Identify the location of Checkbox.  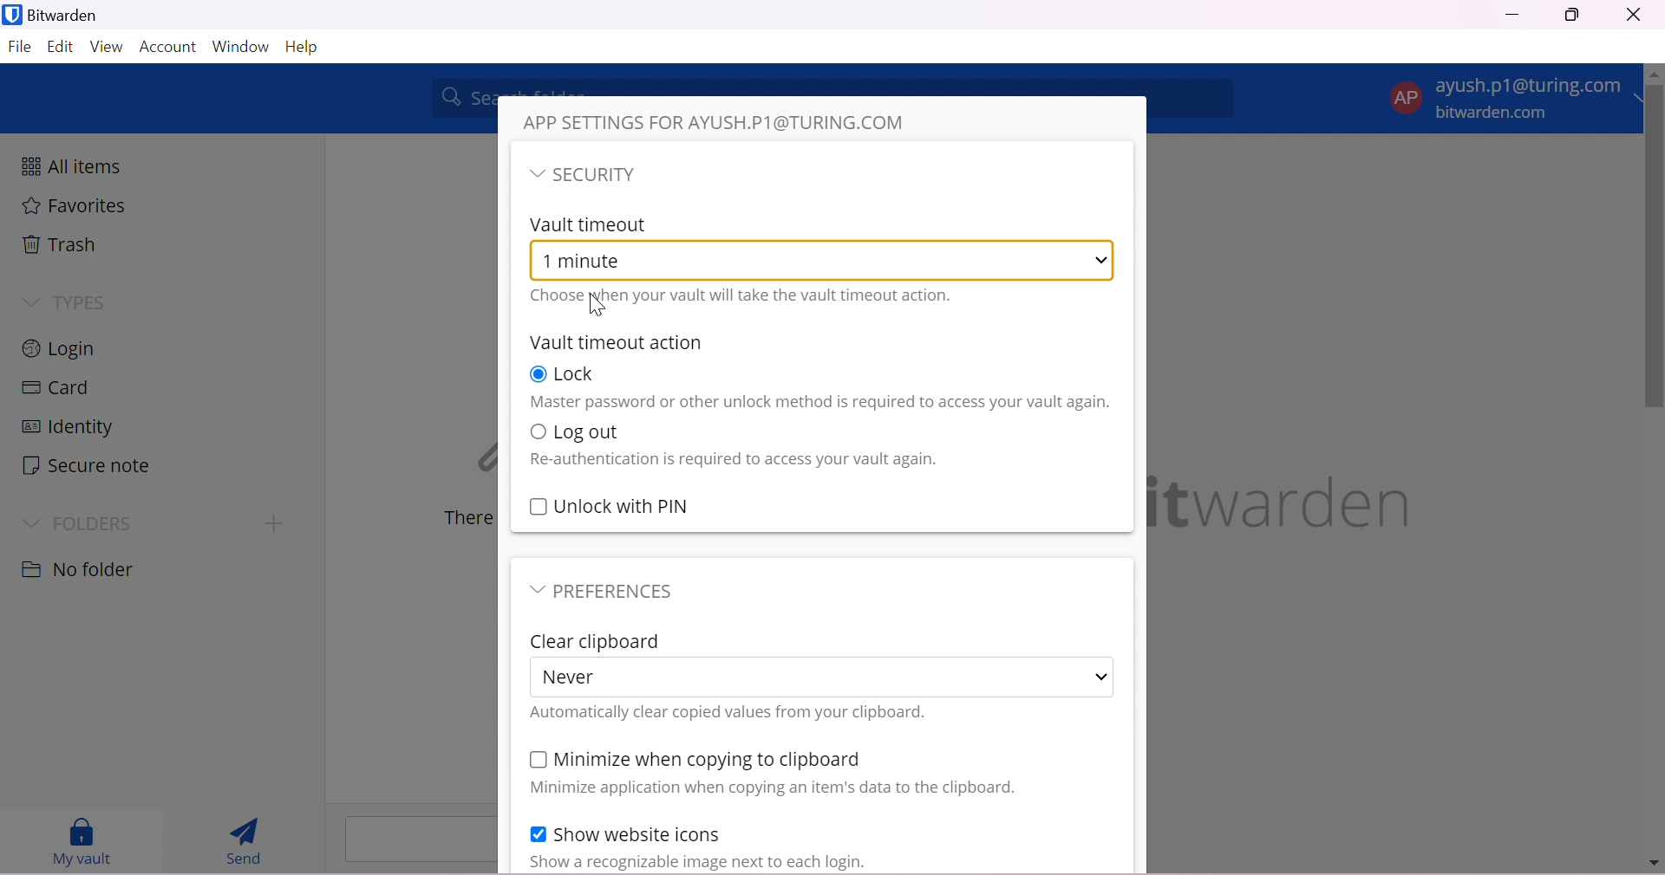
(538, 508).